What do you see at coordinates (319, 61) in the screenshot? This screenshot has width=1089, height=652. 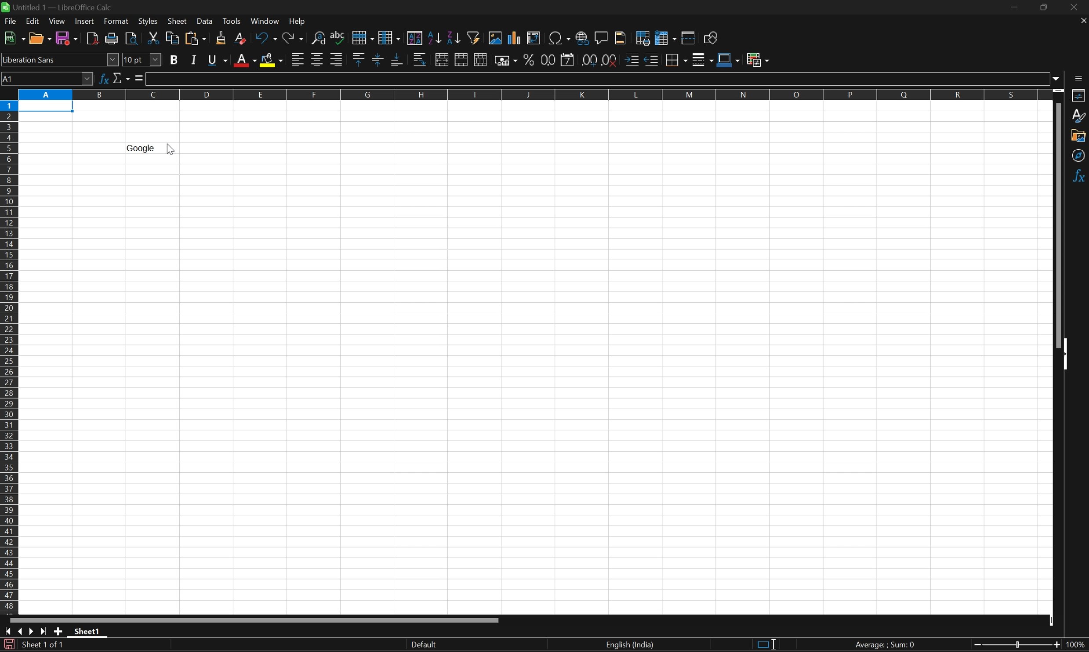 I see `Align center` at bounding box center [319, 61].